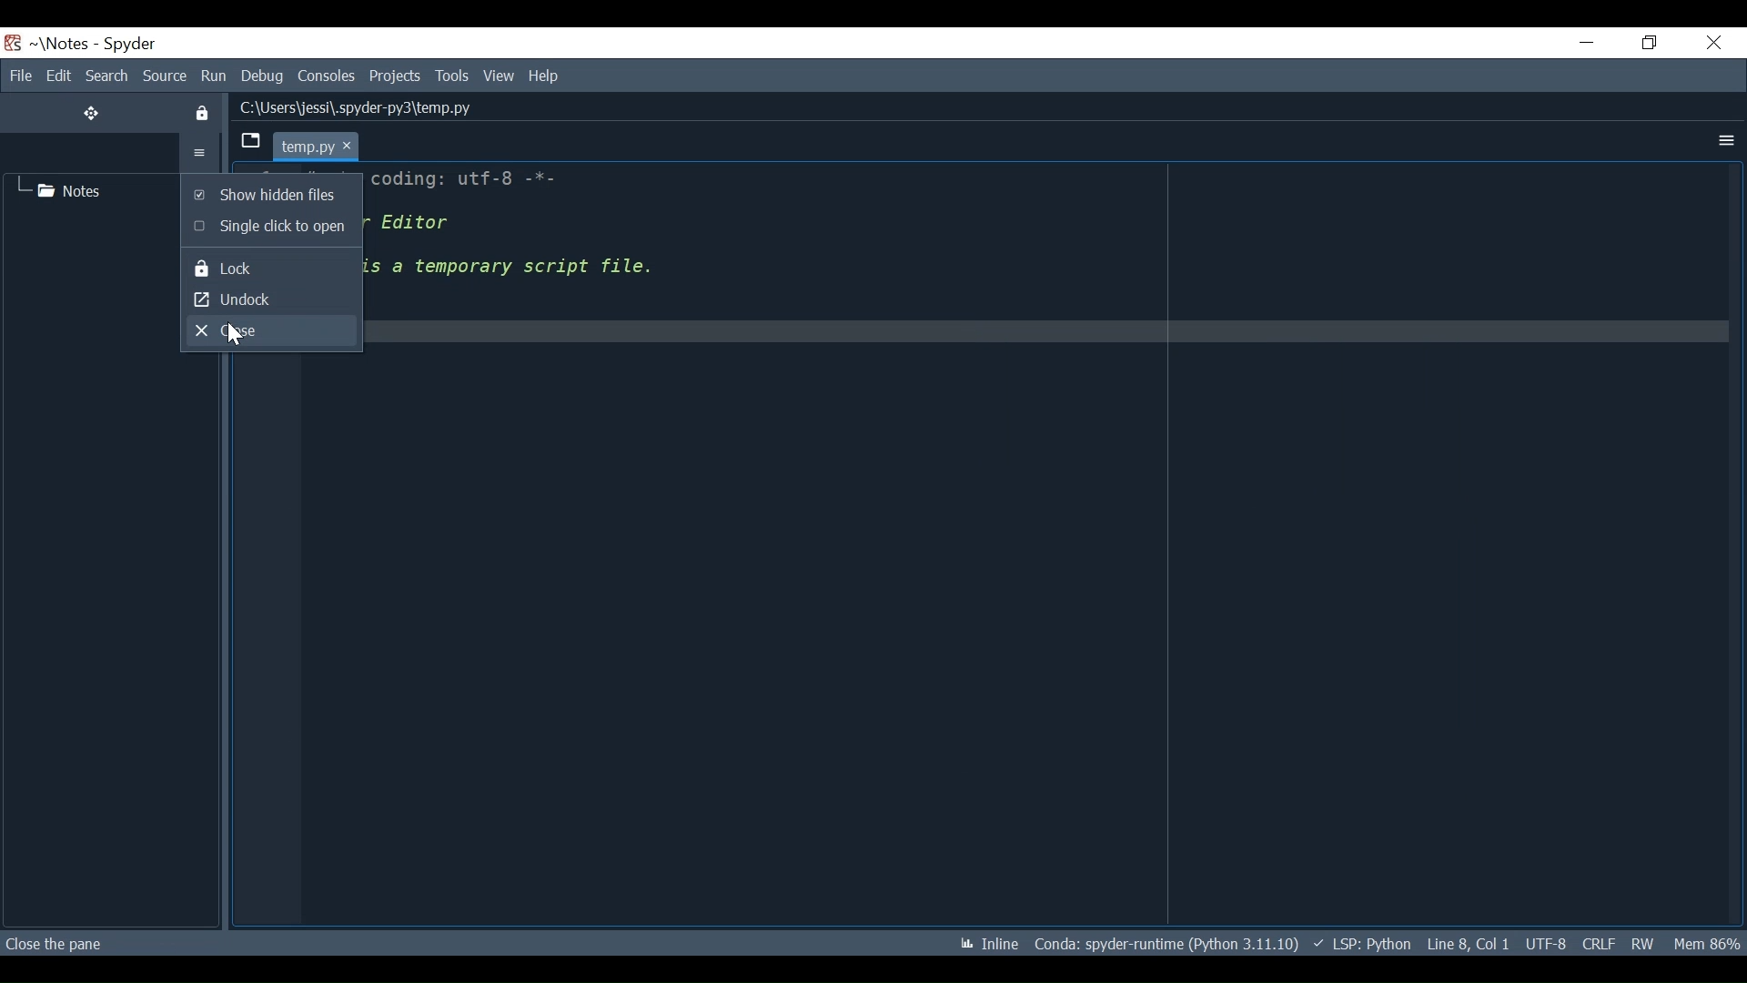  Describe the element at coordinates (165, 76) in the screenshot. I see `Source` at that location.